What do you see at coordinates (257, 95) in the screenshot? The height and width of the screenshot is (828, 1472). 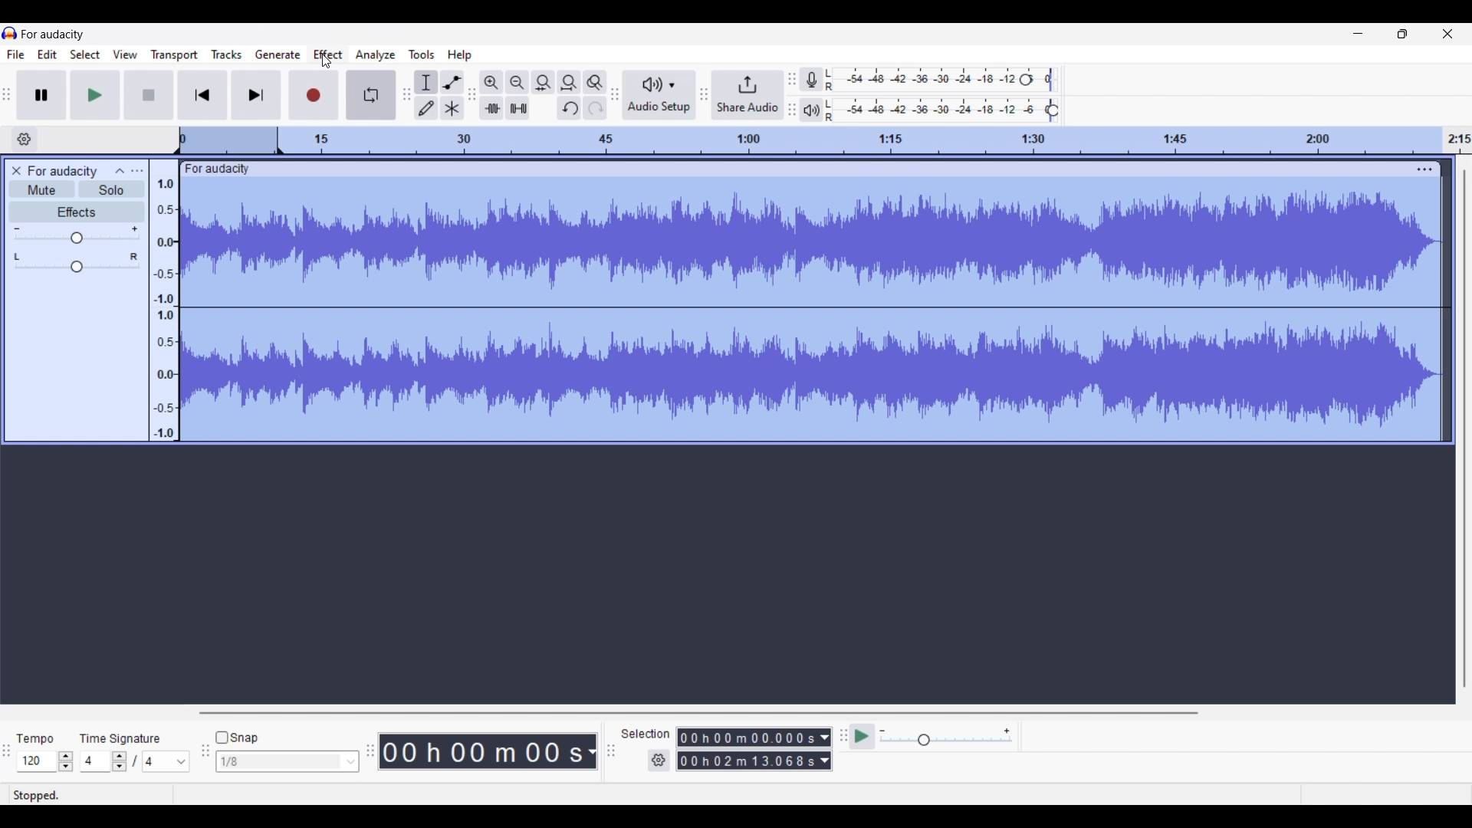 I see `Skip/Select to end` at bounding box center [257, 95].